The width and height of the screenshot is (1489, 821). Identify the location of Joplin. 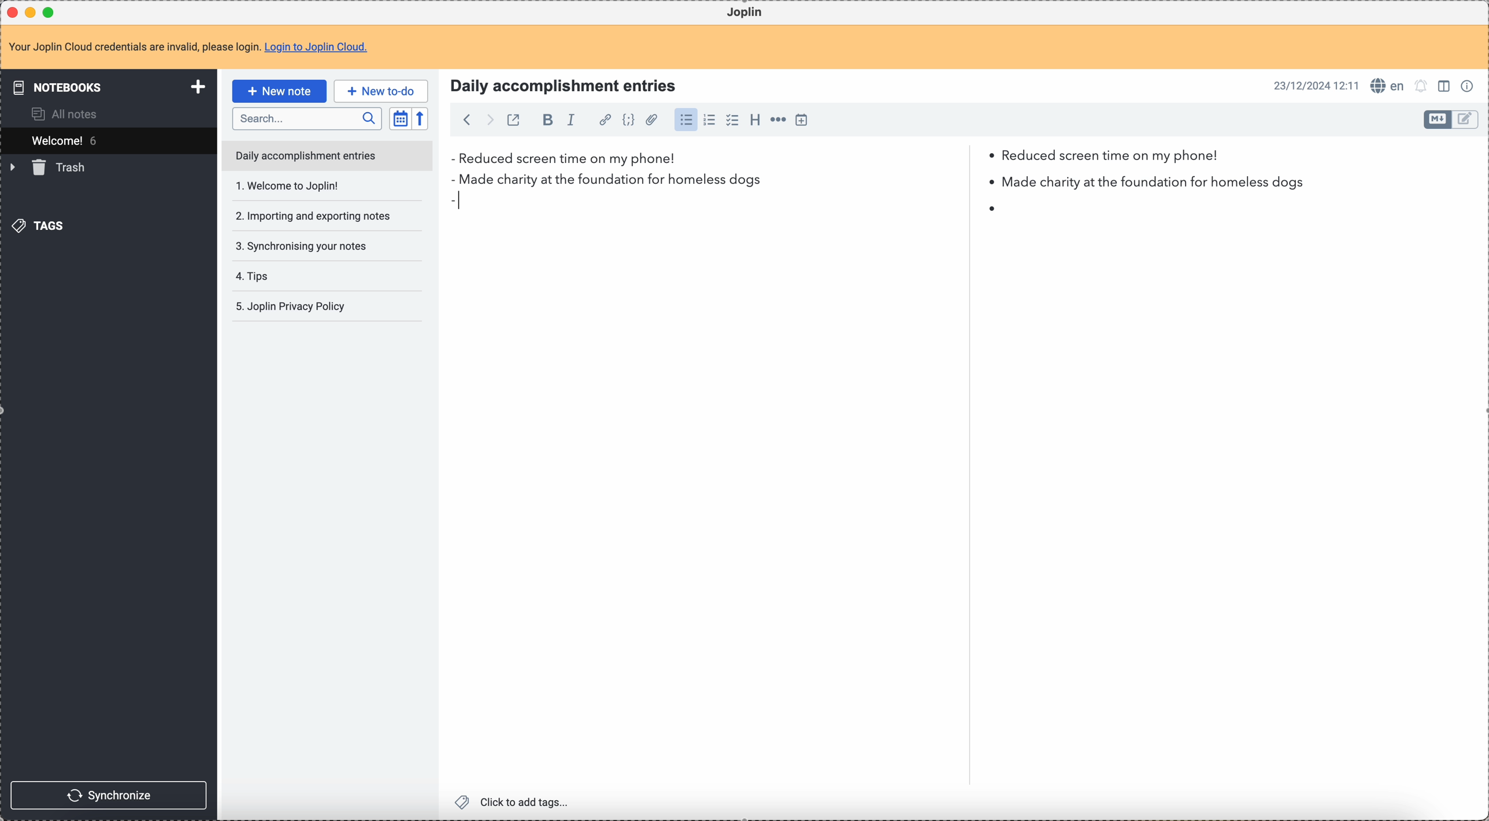
(746, 13).